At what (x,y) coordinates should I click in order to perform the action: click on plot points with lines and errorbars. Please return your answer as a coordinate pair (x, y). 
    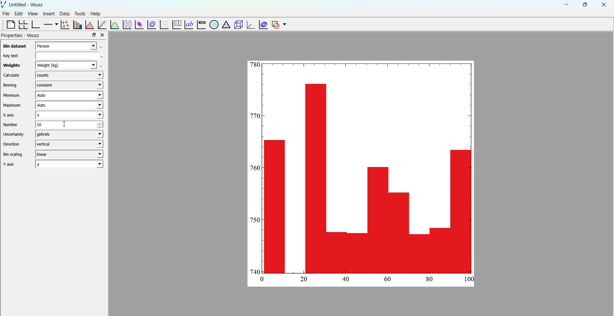
    Looking at the image, I should click on (64, 25).